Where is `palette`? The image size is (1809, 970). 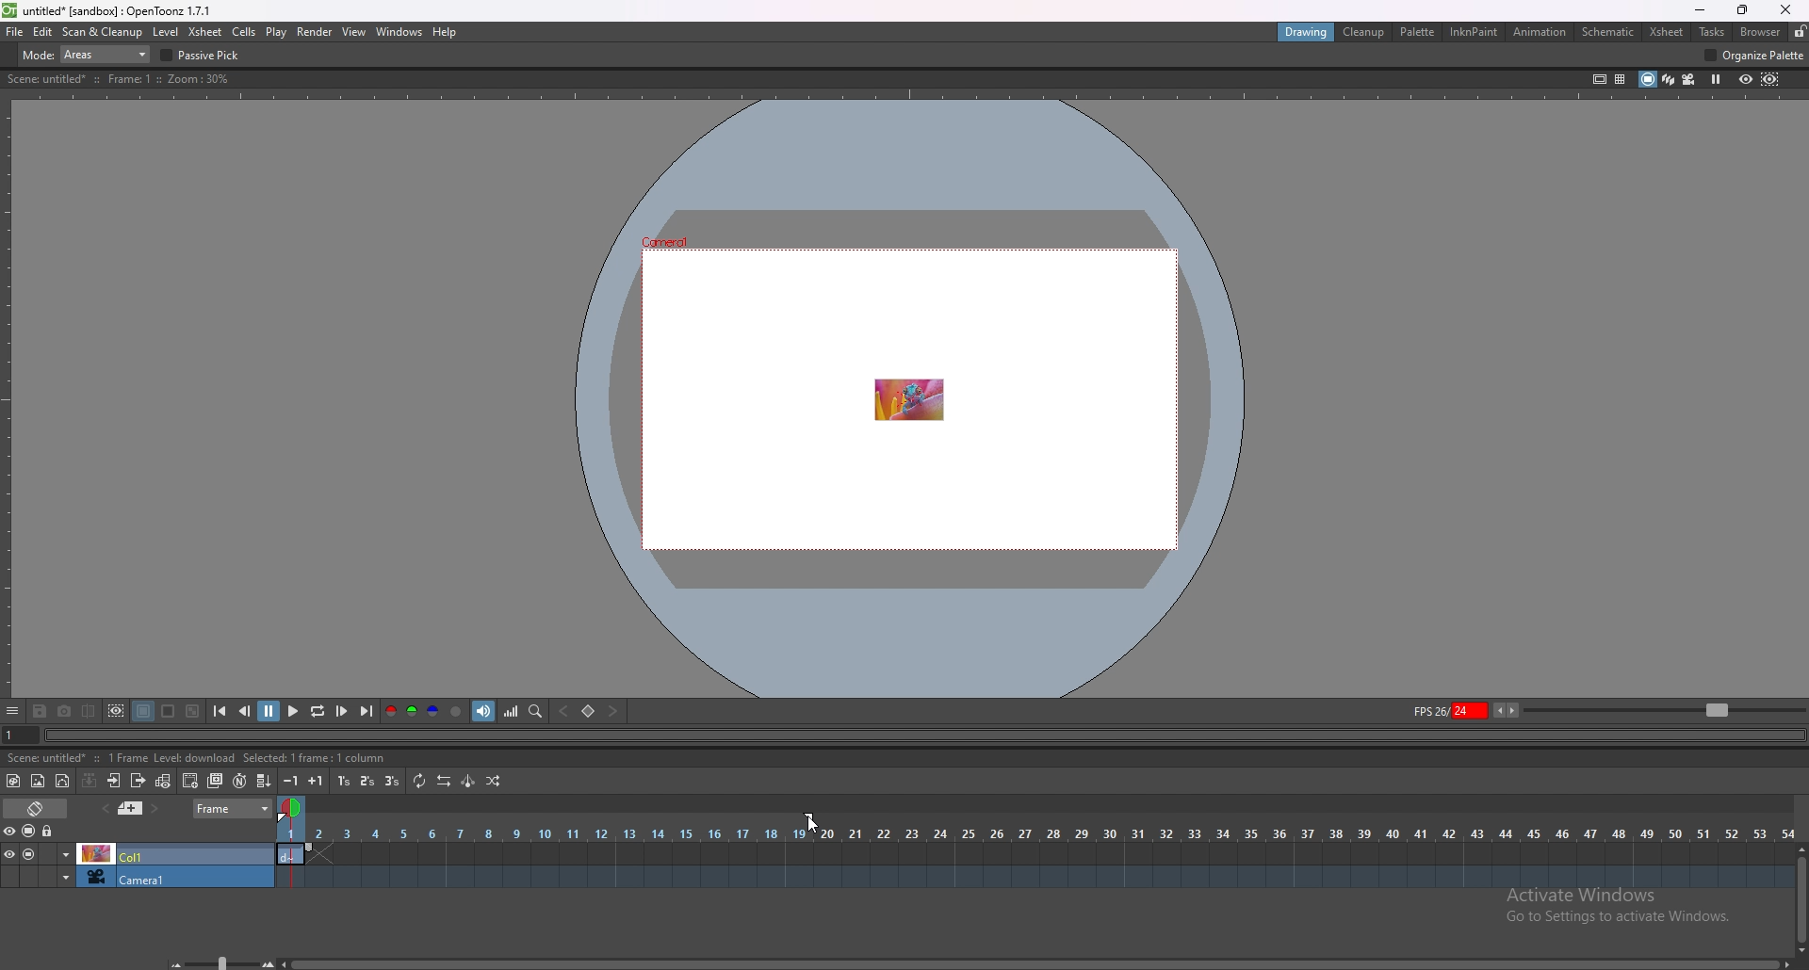 palette is located at coordinates (1419, 32).